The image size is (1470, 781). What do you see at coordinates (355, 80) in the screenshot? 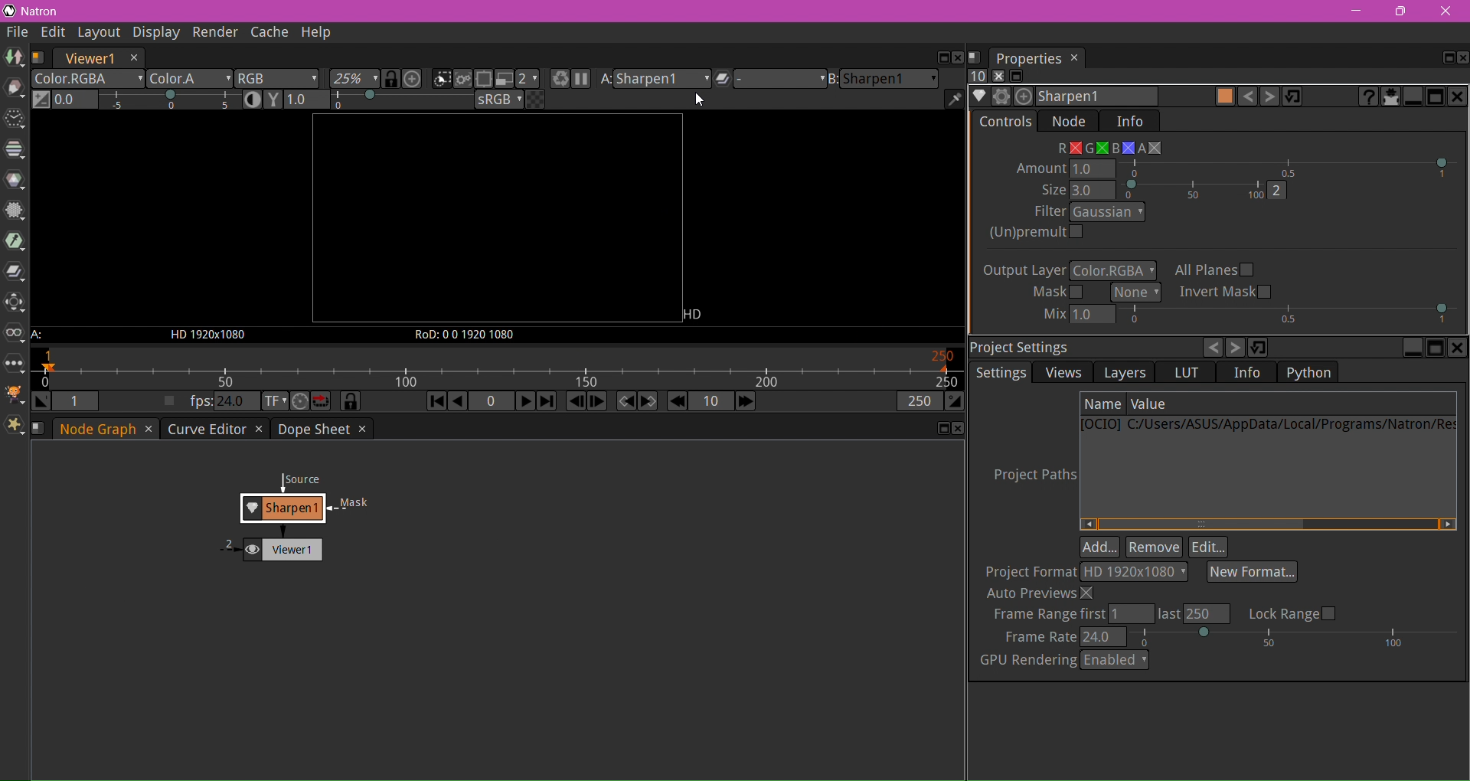
I see `Zoom applied to the image on the viewer` at bounding box center [355, 80].